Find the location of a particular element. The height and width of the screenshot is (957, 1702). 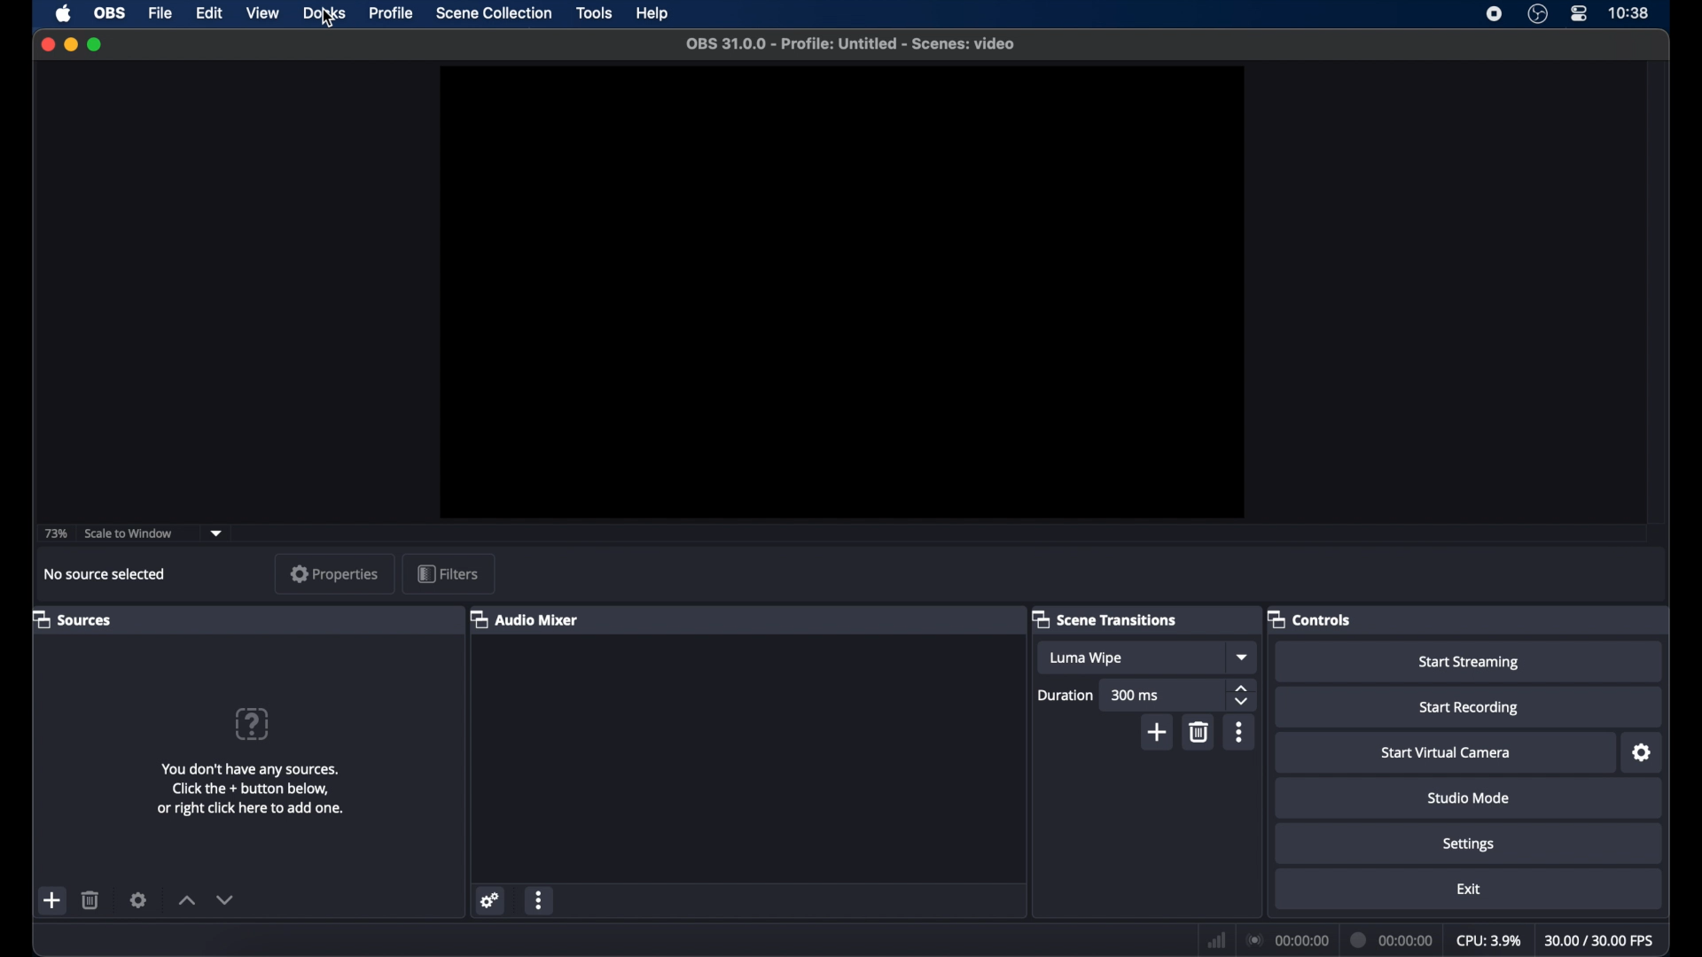

obs studio is located at coordinates (1537, 14).